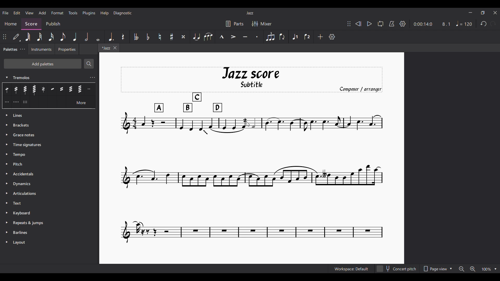 The image size is (500, 281). What do you see at coordinates (464, 23) in the screenshot?
I see `Tempo` at bounding box center [464, 23].